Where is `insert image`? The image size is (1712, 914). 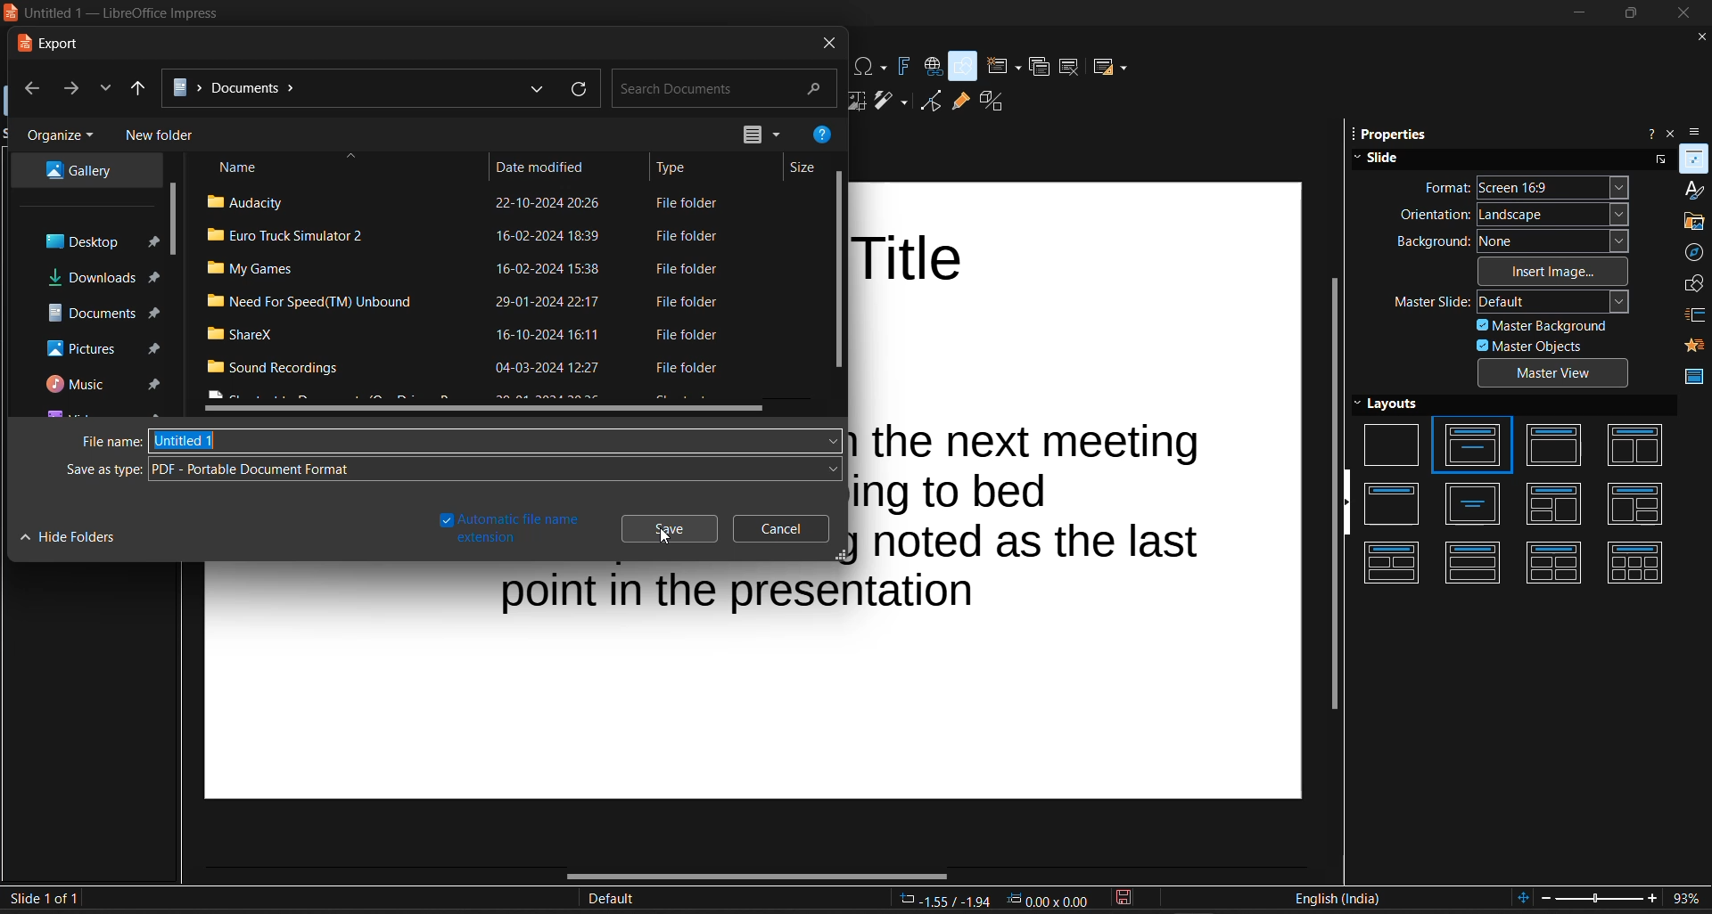 insert image is located at coordinates (1556, 271).